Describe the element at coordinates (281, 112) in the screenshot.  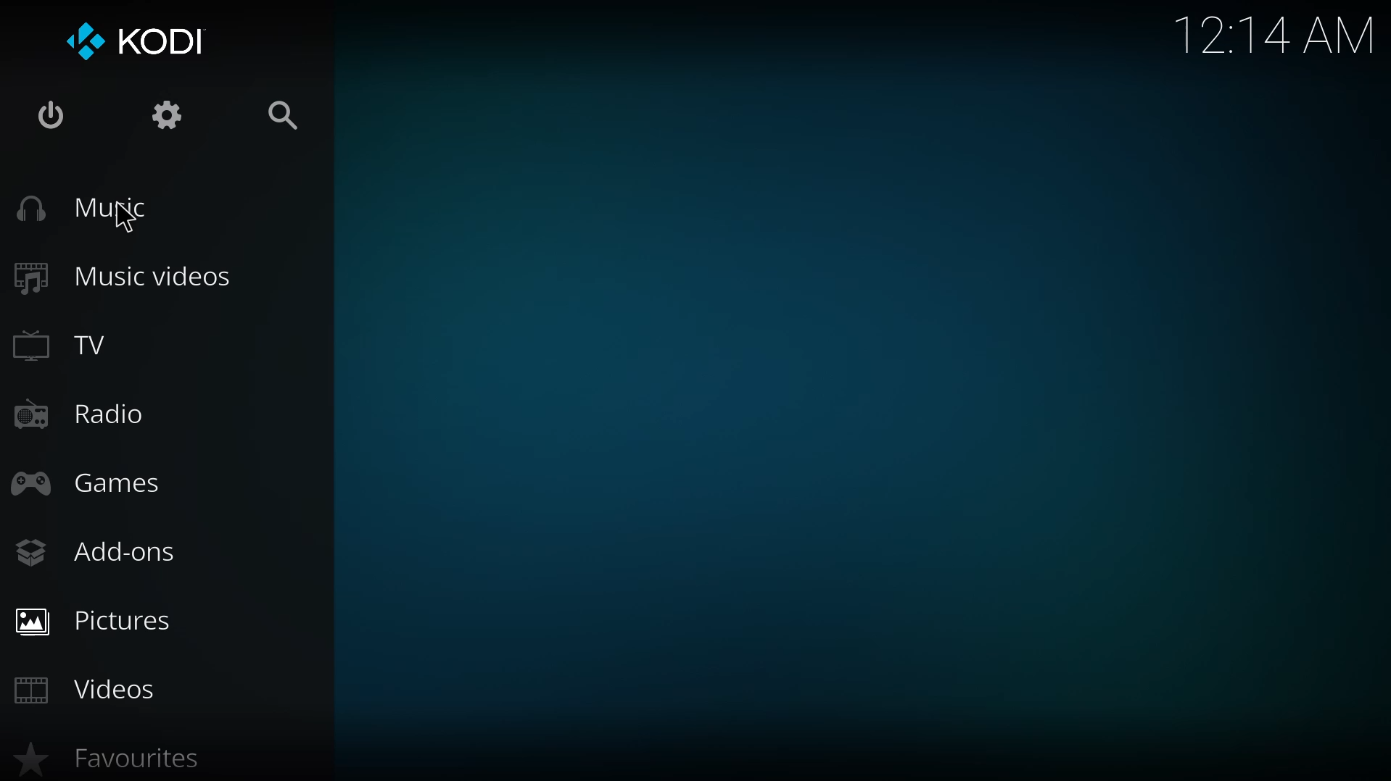
I see `search` at that location.